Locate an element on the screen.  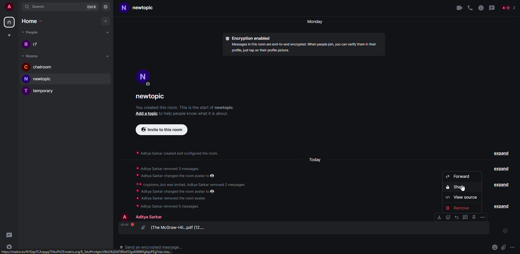
options is located at coordinates (466, 217).